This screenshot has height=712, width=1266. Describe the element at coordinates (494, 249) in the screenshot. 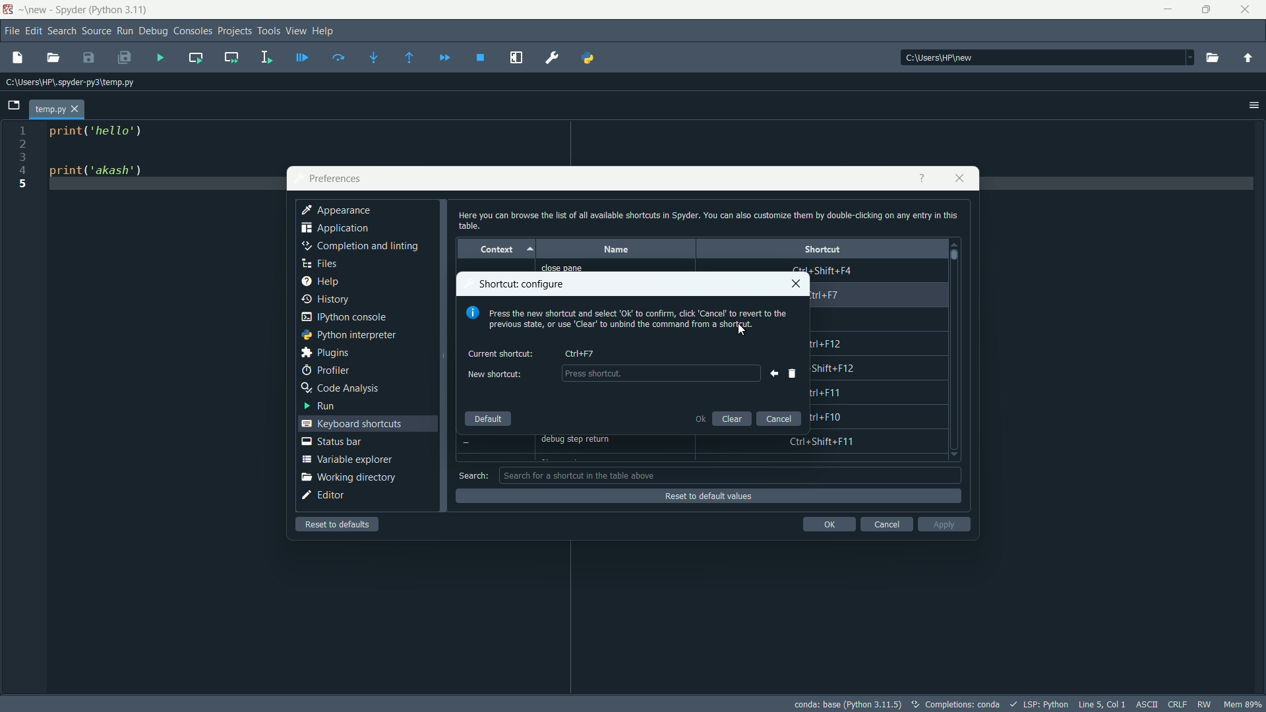

I see `context` at that location.